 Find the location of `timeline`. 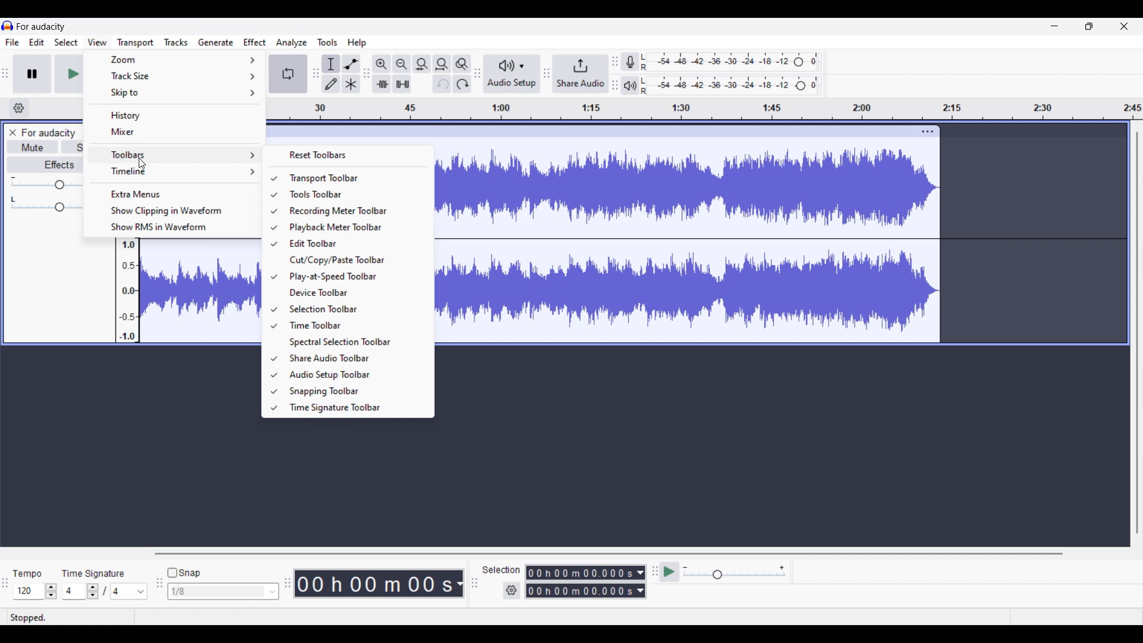

timeline is located at coordinates (705, 110).